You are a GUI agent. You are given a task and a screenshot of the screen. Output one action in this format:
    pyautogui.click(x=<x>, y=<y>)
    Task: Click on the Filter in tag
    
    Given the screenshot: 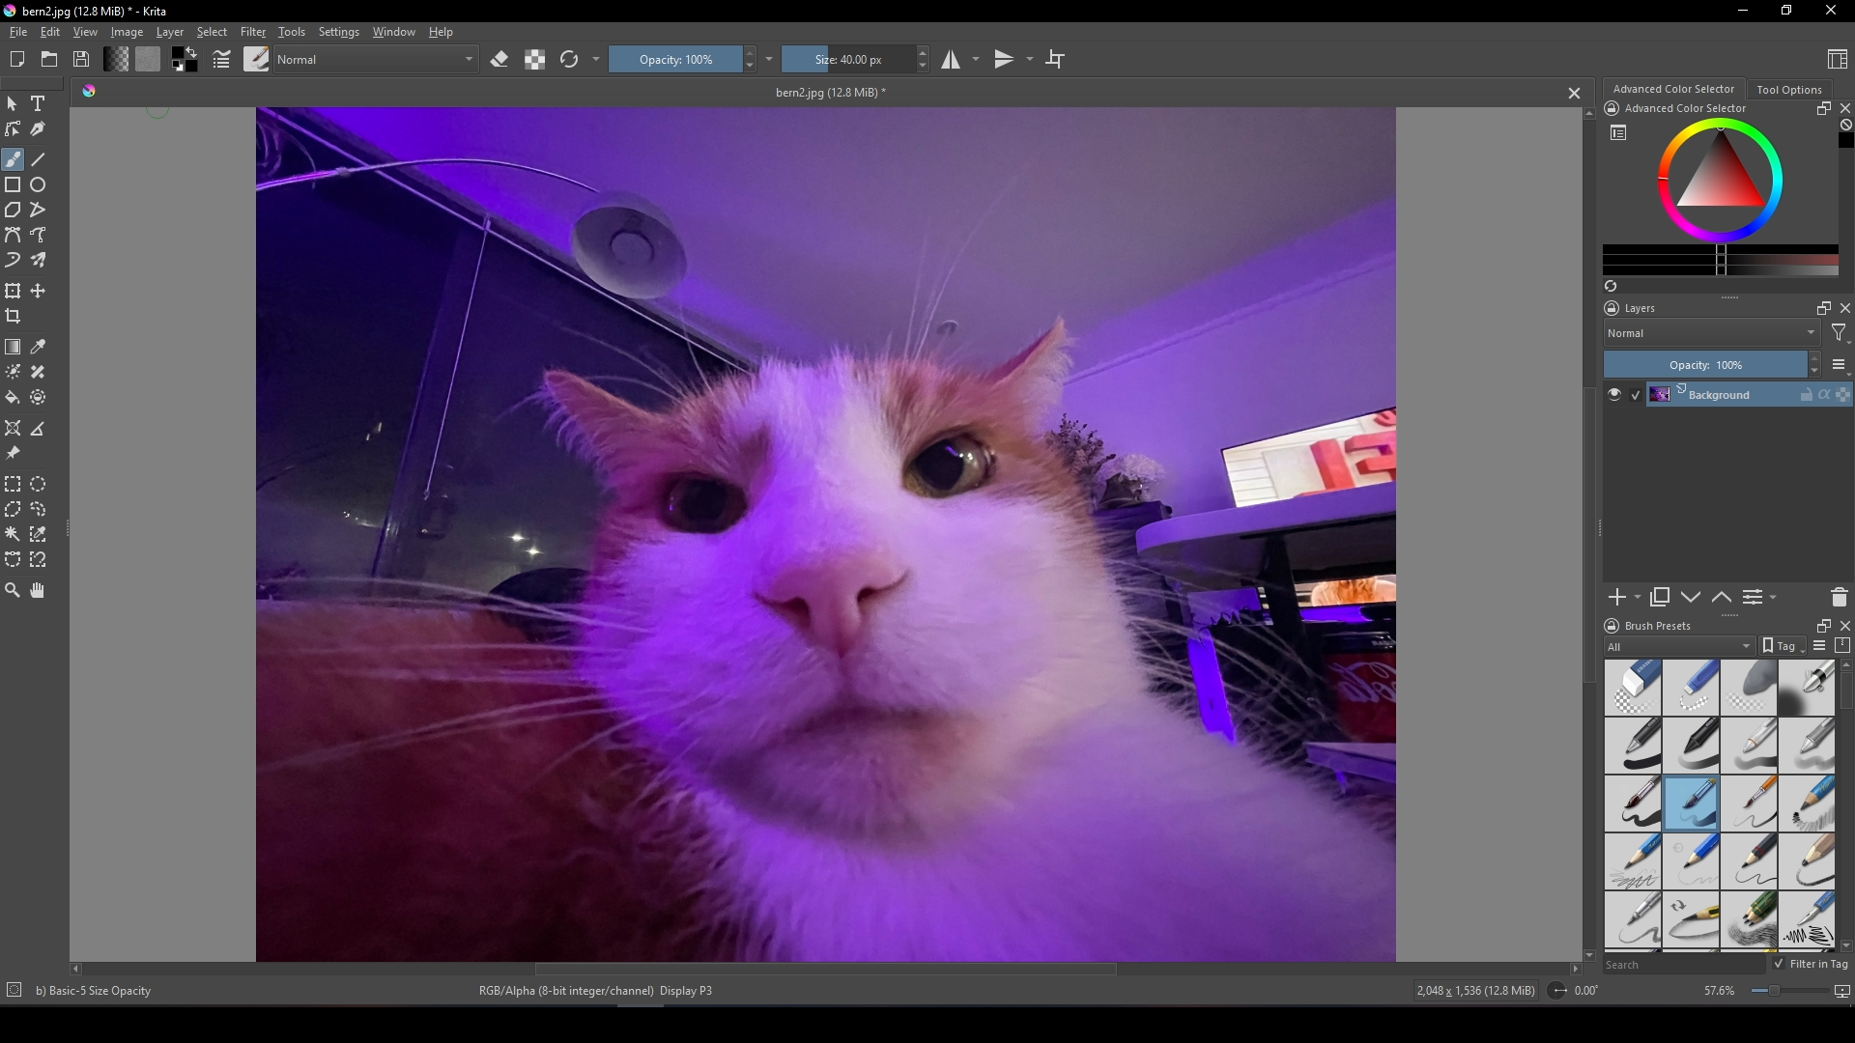 What is the action you would take?
    pyautogui.click(x=1812, y=965)
    